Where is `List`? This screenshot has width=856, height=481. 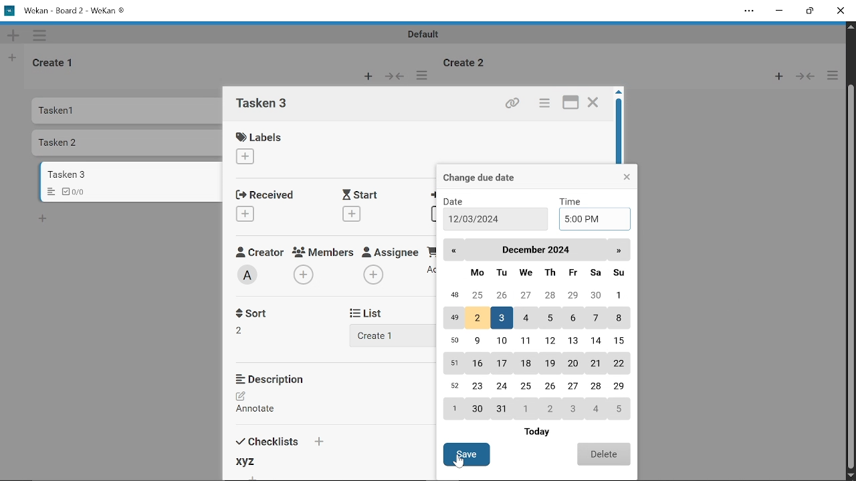
List is located at coordinates (374, 313).